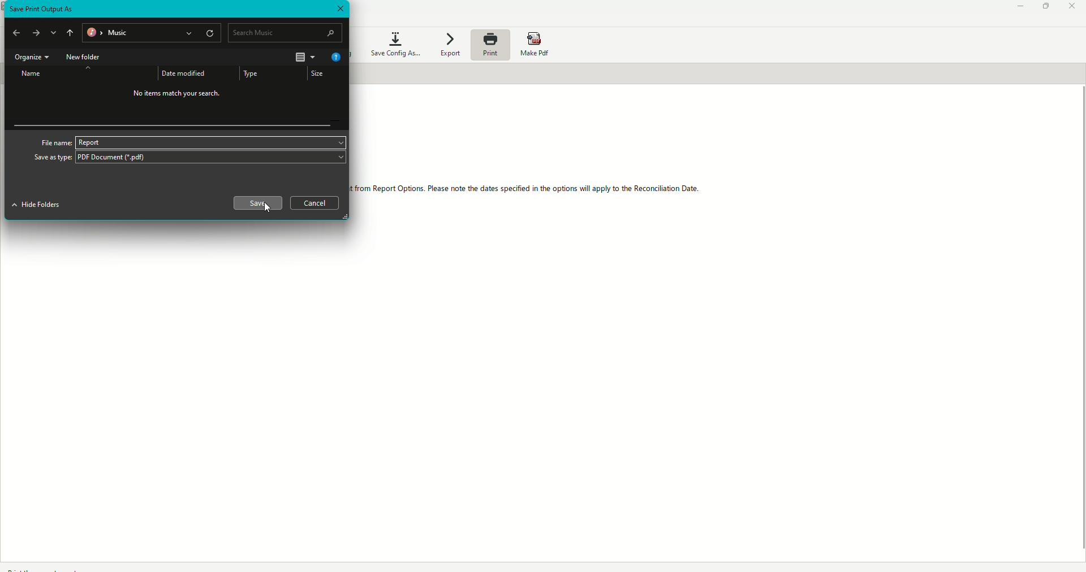  Describe the element at coordinates (1071, 7) in the screenshot. I see `Close` at that location.